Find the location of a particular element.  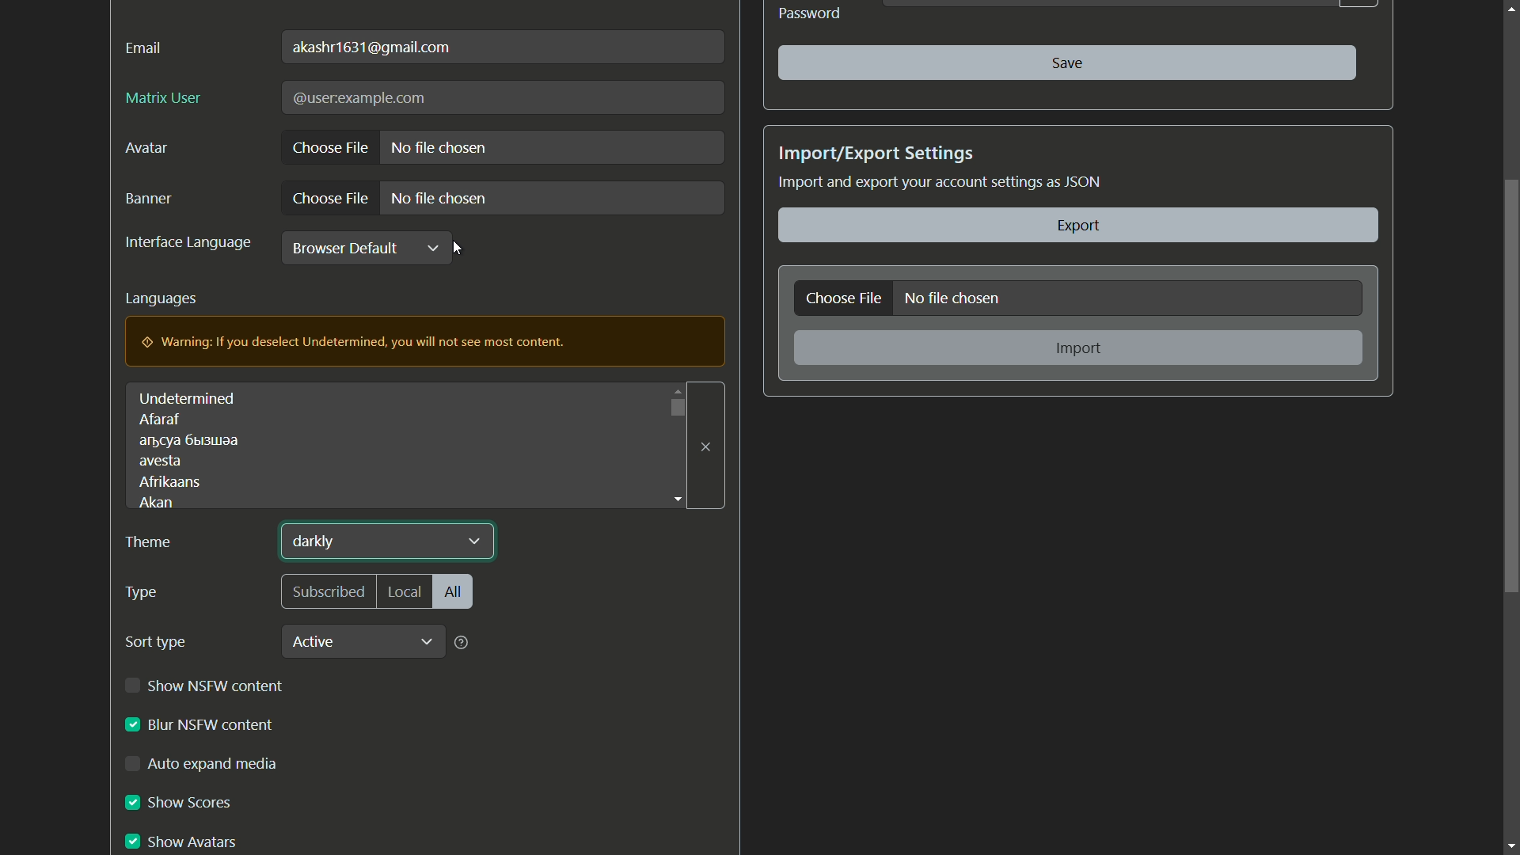

subscribed is located at coordinates (330, 592).